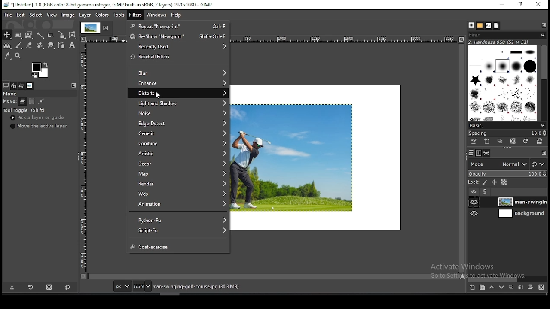  I want to click on move tool, so click(7, 35).